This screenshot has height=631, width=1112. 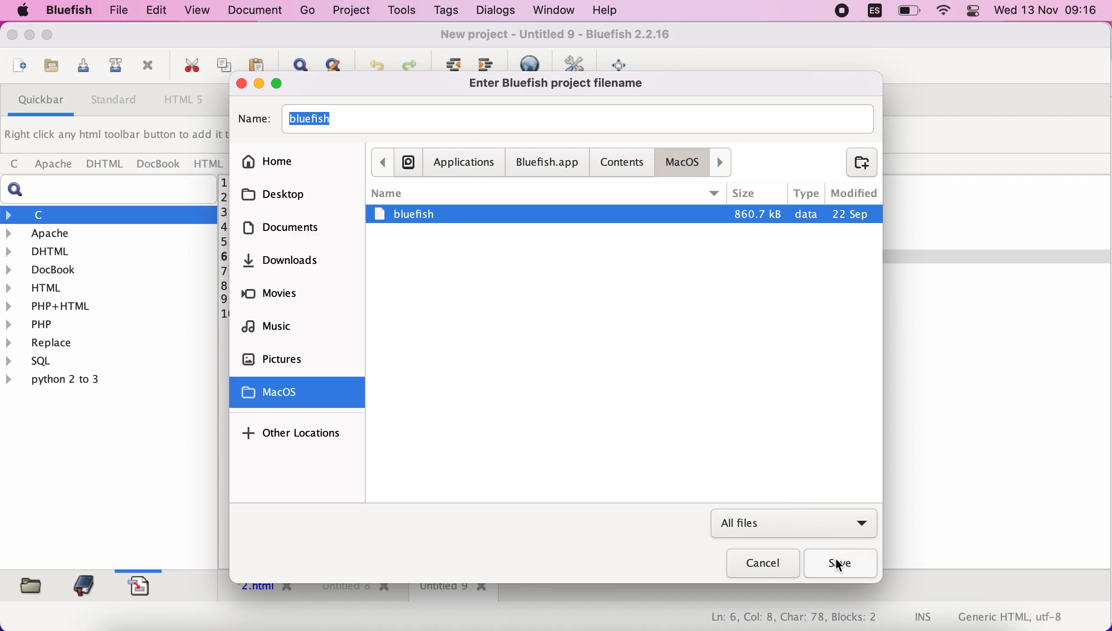 What do you see at coordinates (550, 10) in the screenshot?
I see `window` at bounding box center [550, 10].